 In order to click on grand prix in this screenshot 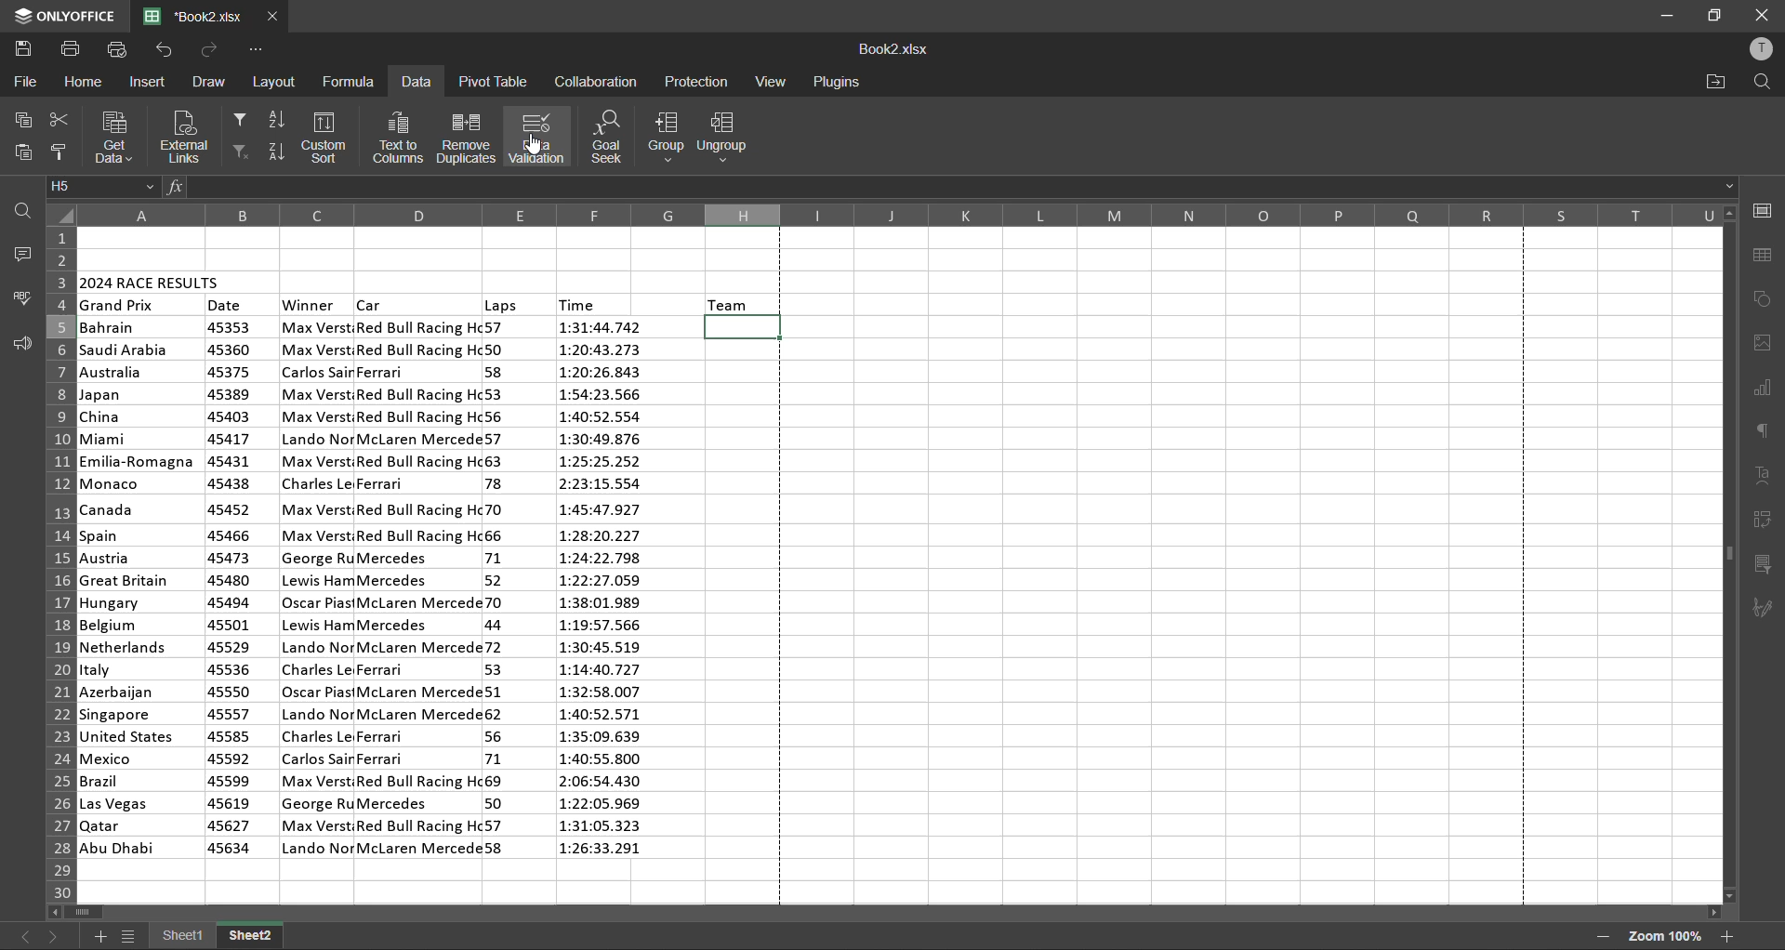, I will do `click(119, 306)`.